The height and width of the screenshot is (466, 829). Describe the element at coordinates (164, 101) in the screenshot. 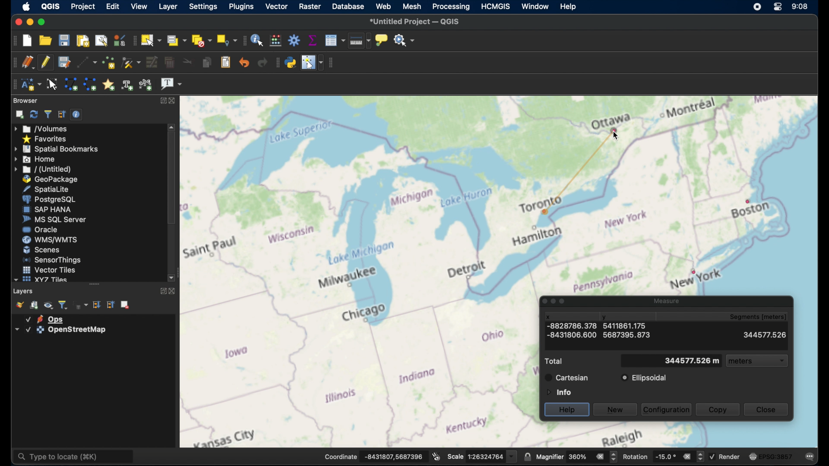

I see `maximize` at that location.